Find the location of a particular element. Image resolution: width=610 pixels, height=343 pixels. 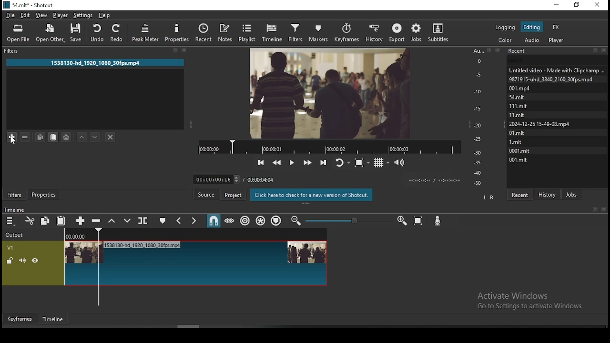

minimize is located at coordinates (557, 5).